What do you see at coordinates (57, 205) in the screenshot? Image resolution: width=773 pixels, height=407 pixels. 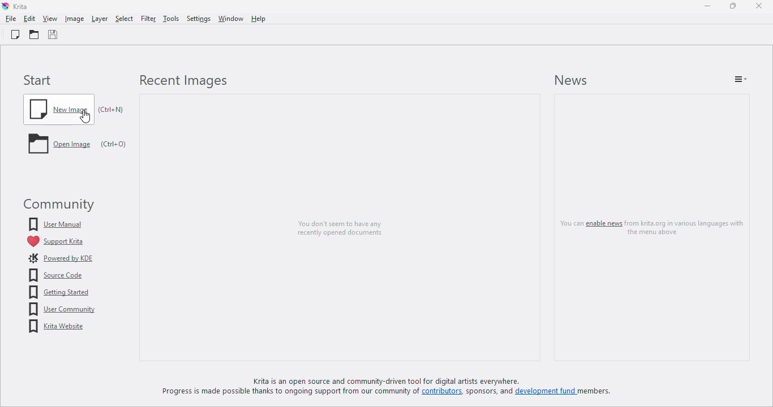 I see `community` at bounding box center [57, 205].